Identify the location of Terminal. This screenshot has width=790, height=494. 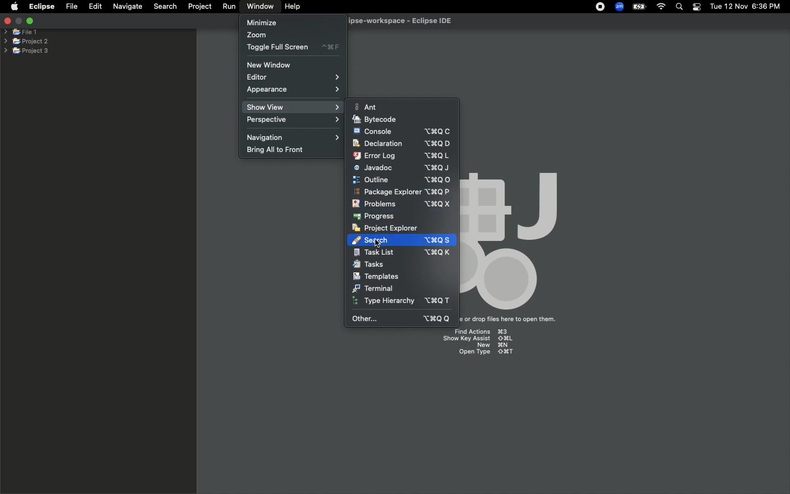
(374, 288).